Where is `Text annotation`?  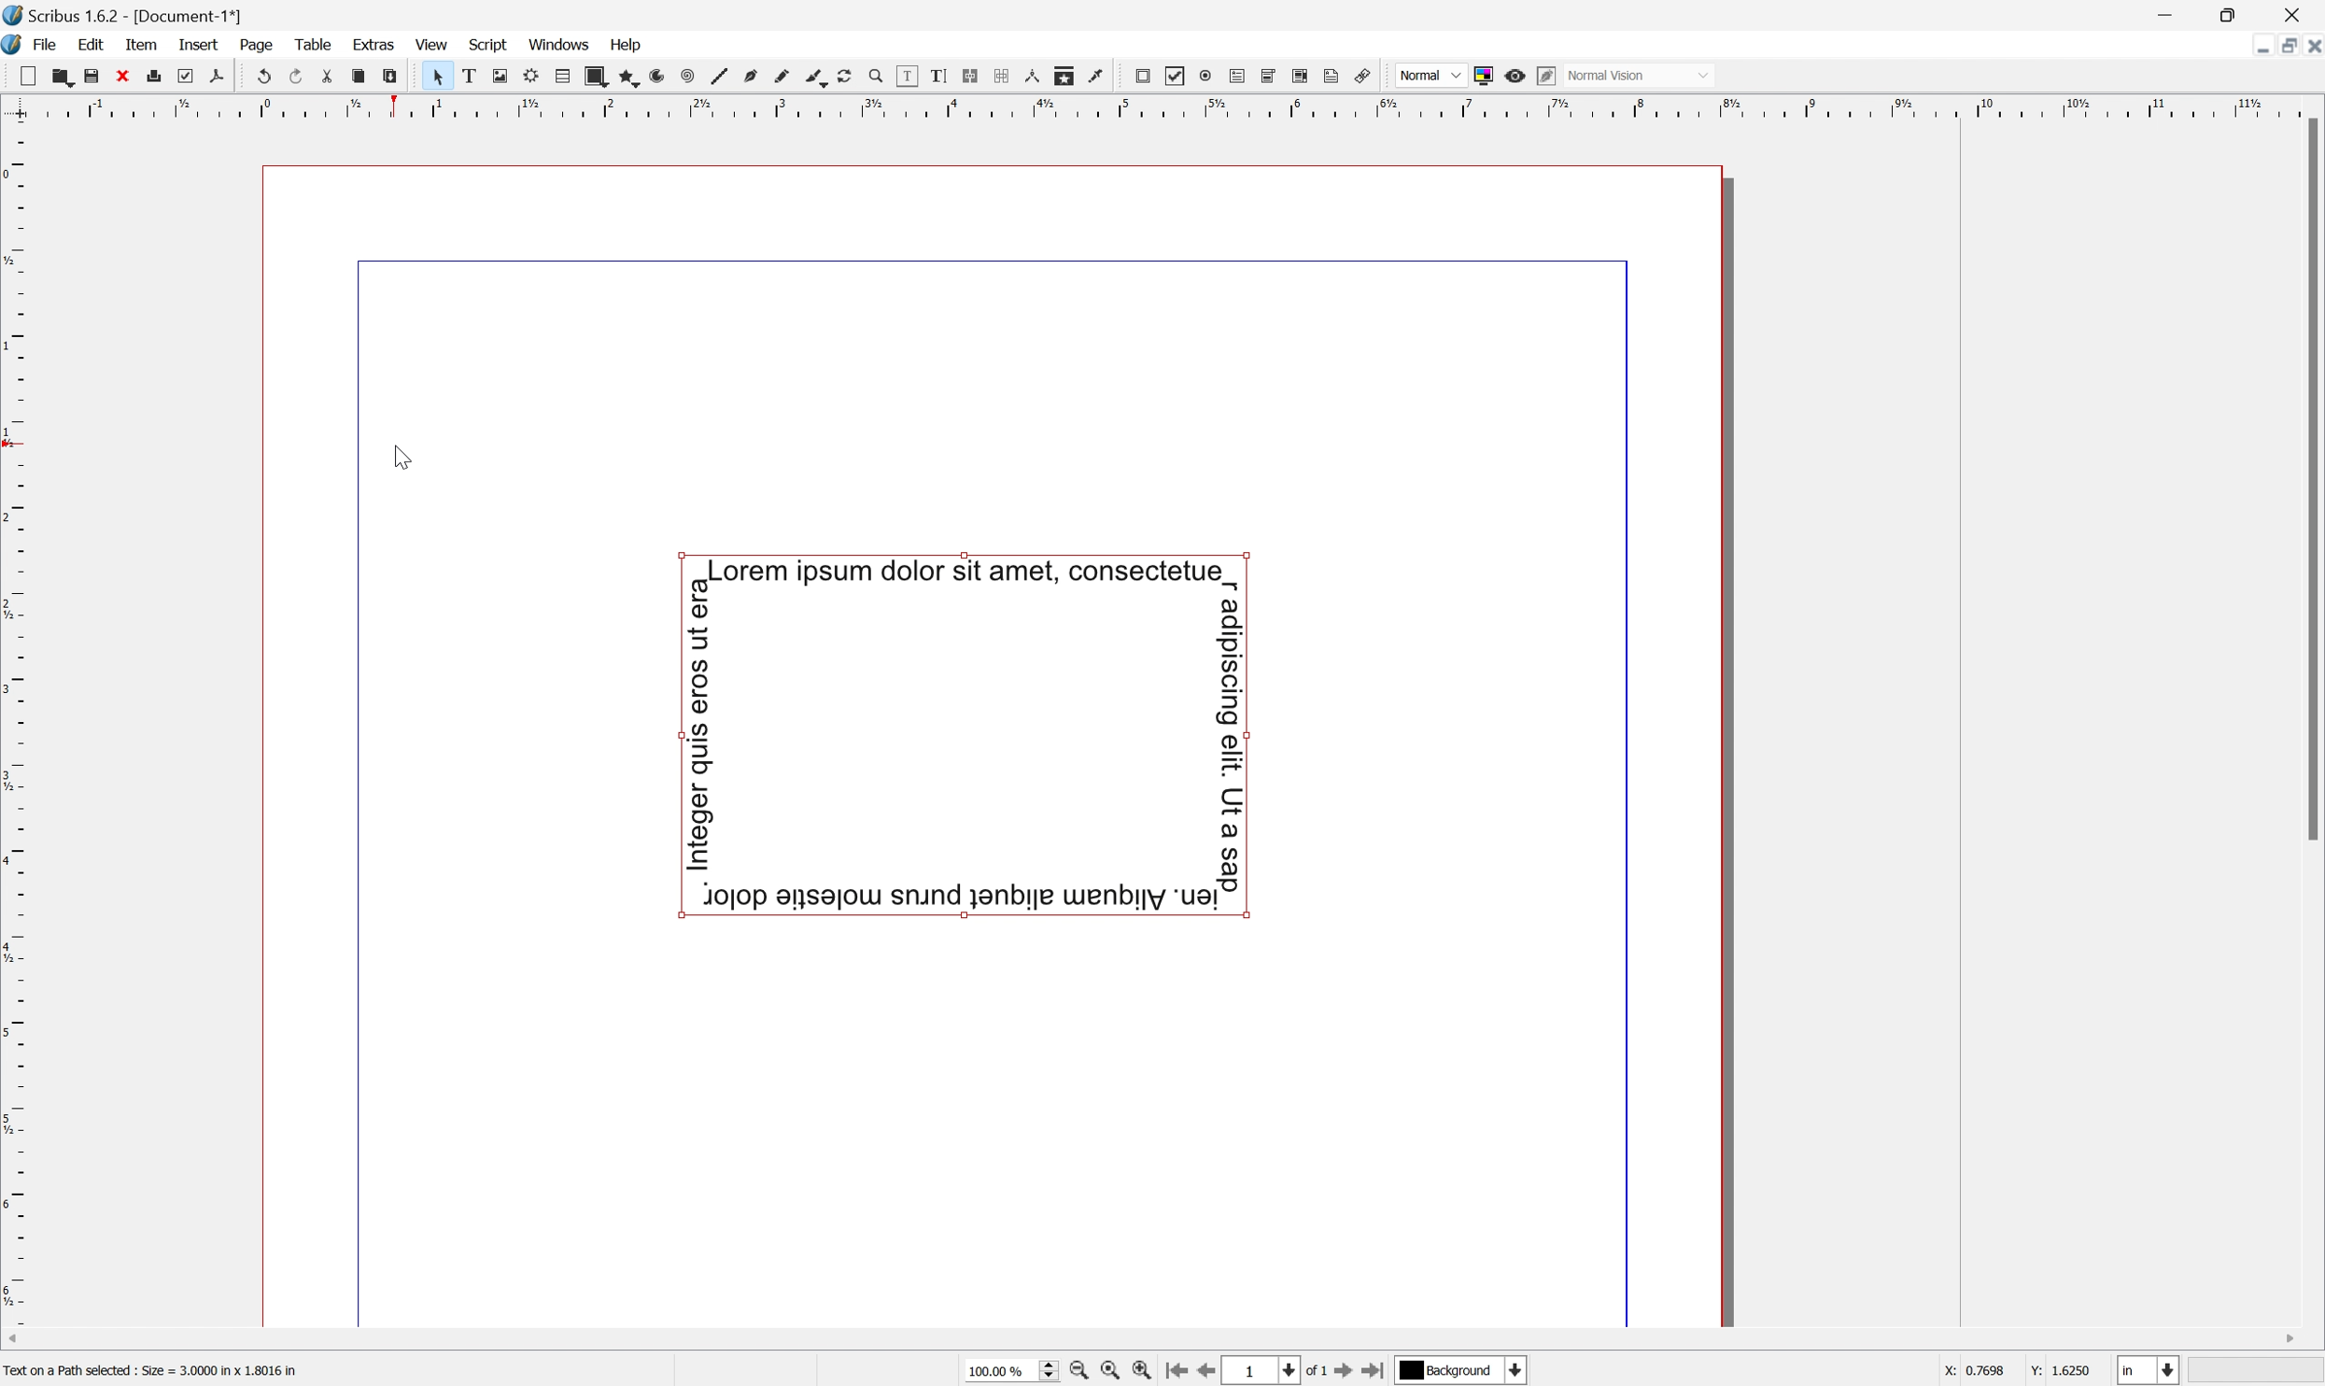
Text annotation is located at coordinates (1335, 77).